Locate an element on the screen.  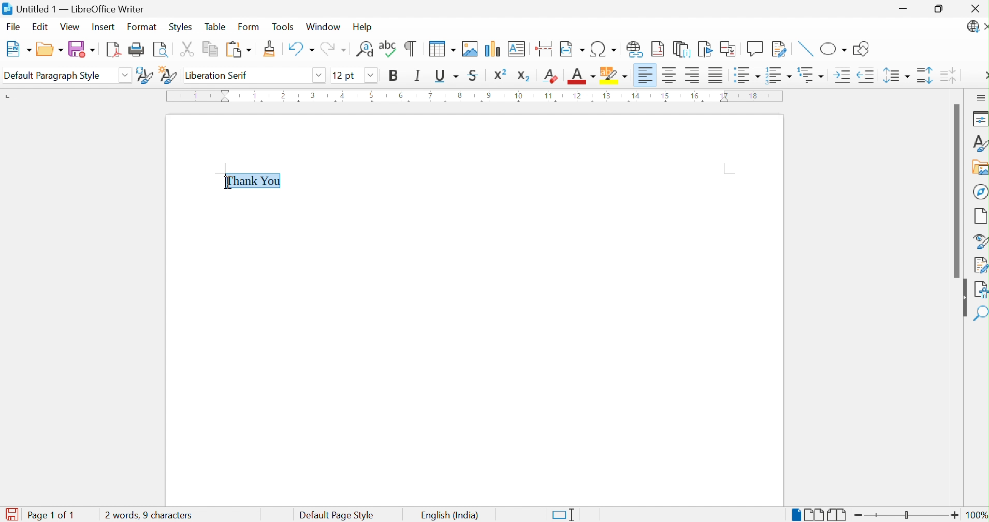
Align Left is located at coordinates (645, 75).